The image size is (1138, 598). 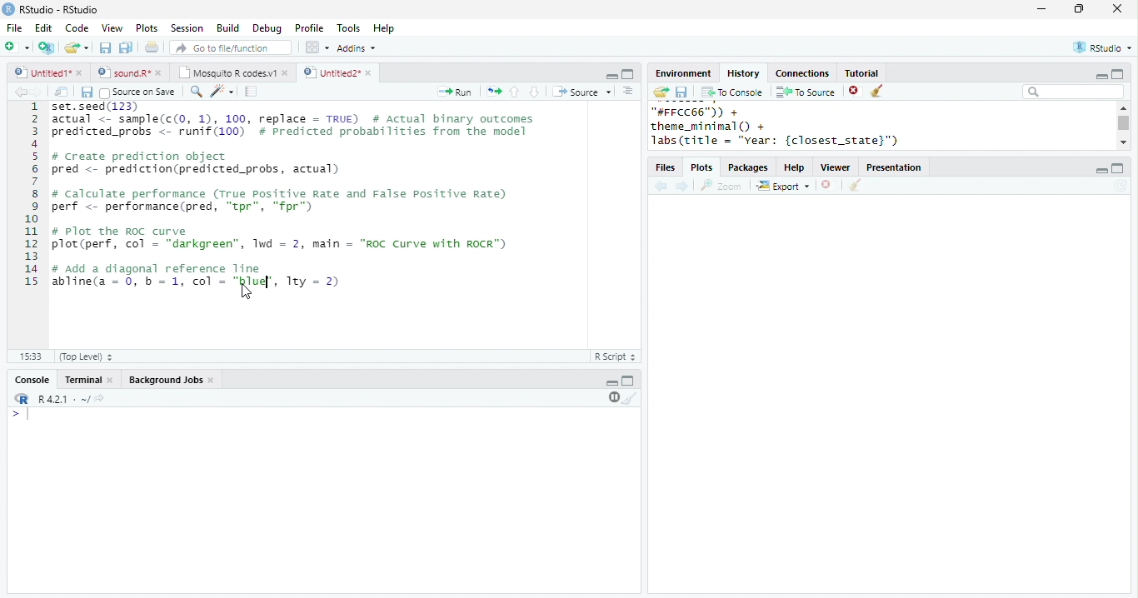 What do you see at coordinates (894, 167) in the screenshot?
I see `Presentation` at bounding box center [894, 167].